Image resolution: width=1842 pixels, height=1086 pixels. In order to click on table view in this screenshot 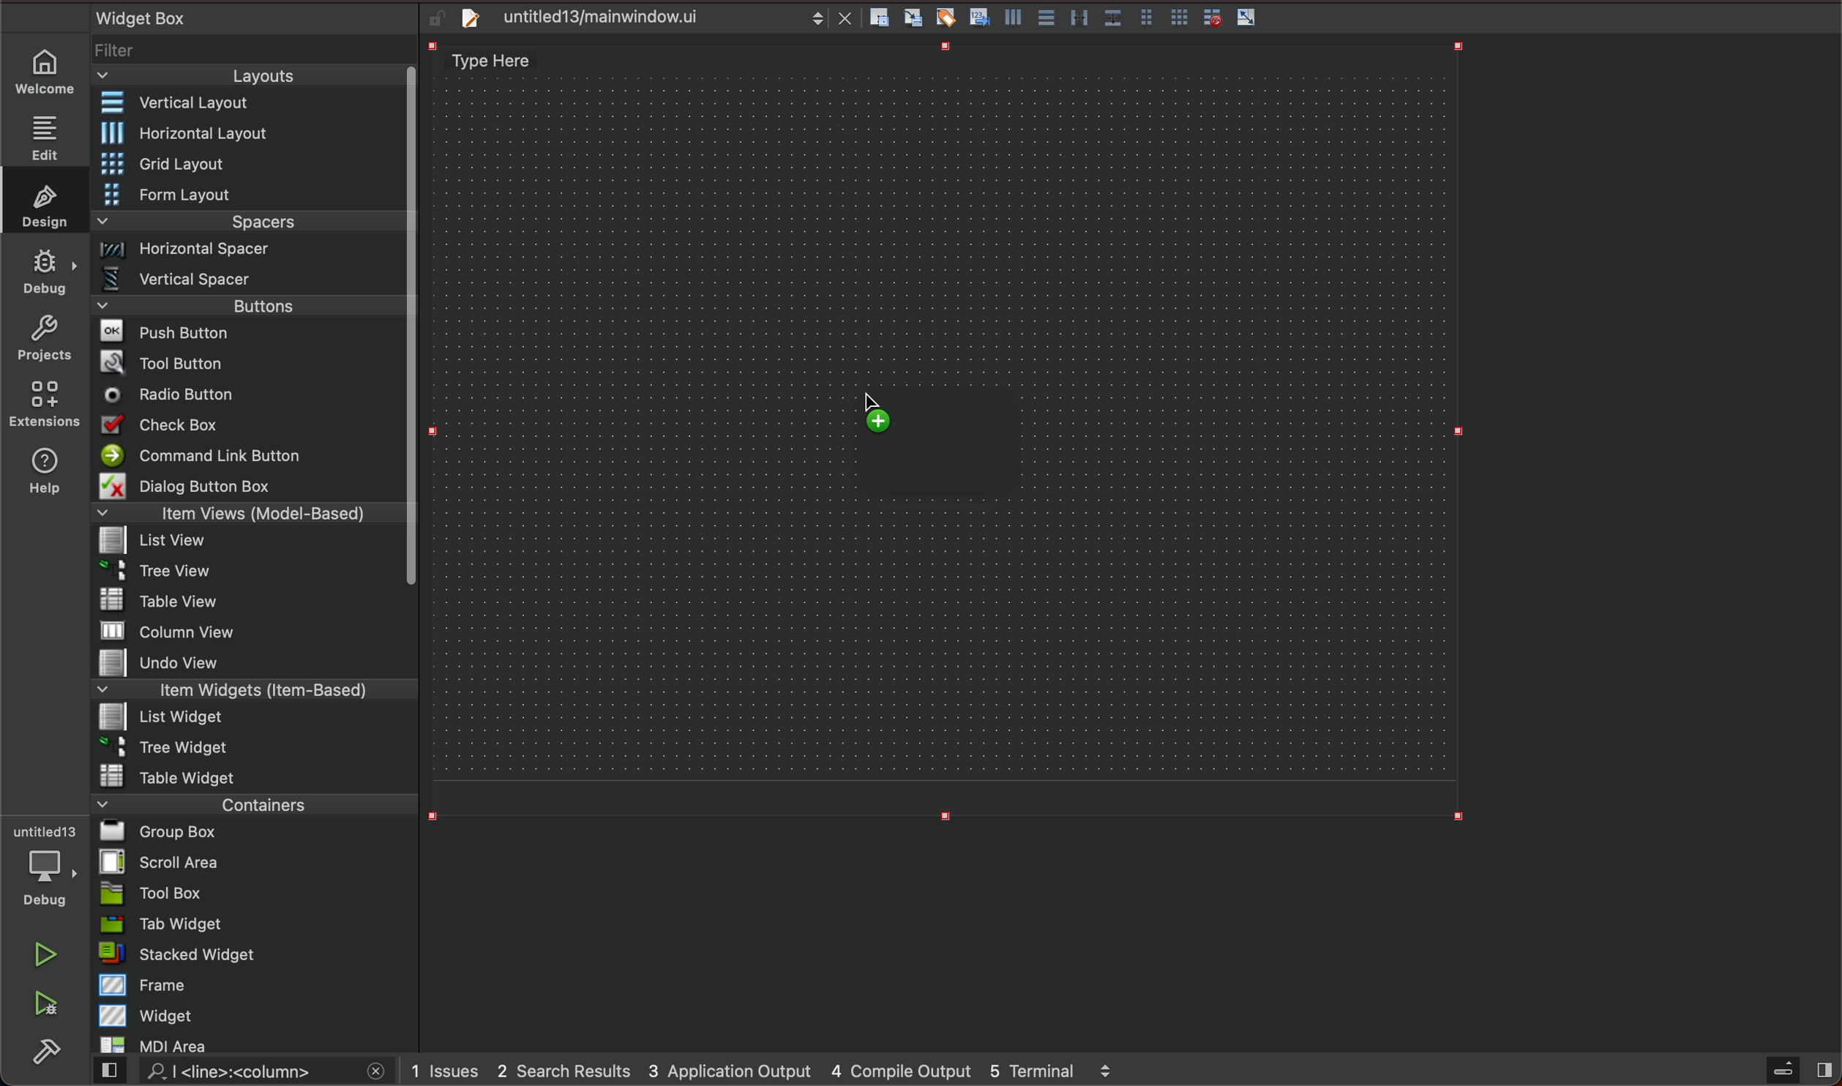, I will do `click(247, 601)`.